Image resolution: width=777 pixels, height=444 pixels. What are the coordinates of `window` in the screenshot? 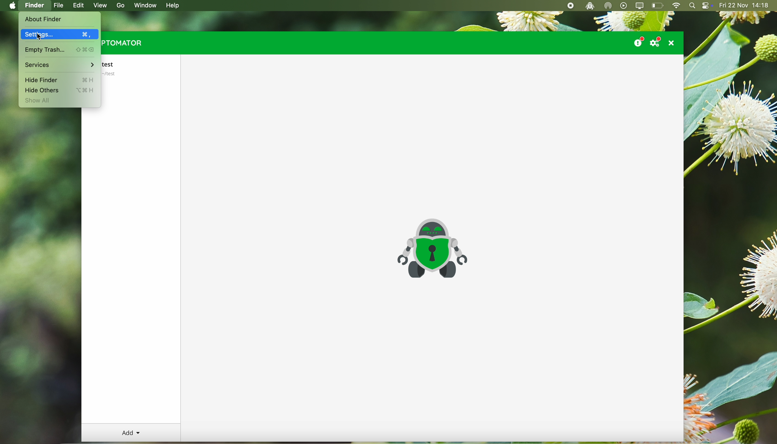 It's located at (148, 5).